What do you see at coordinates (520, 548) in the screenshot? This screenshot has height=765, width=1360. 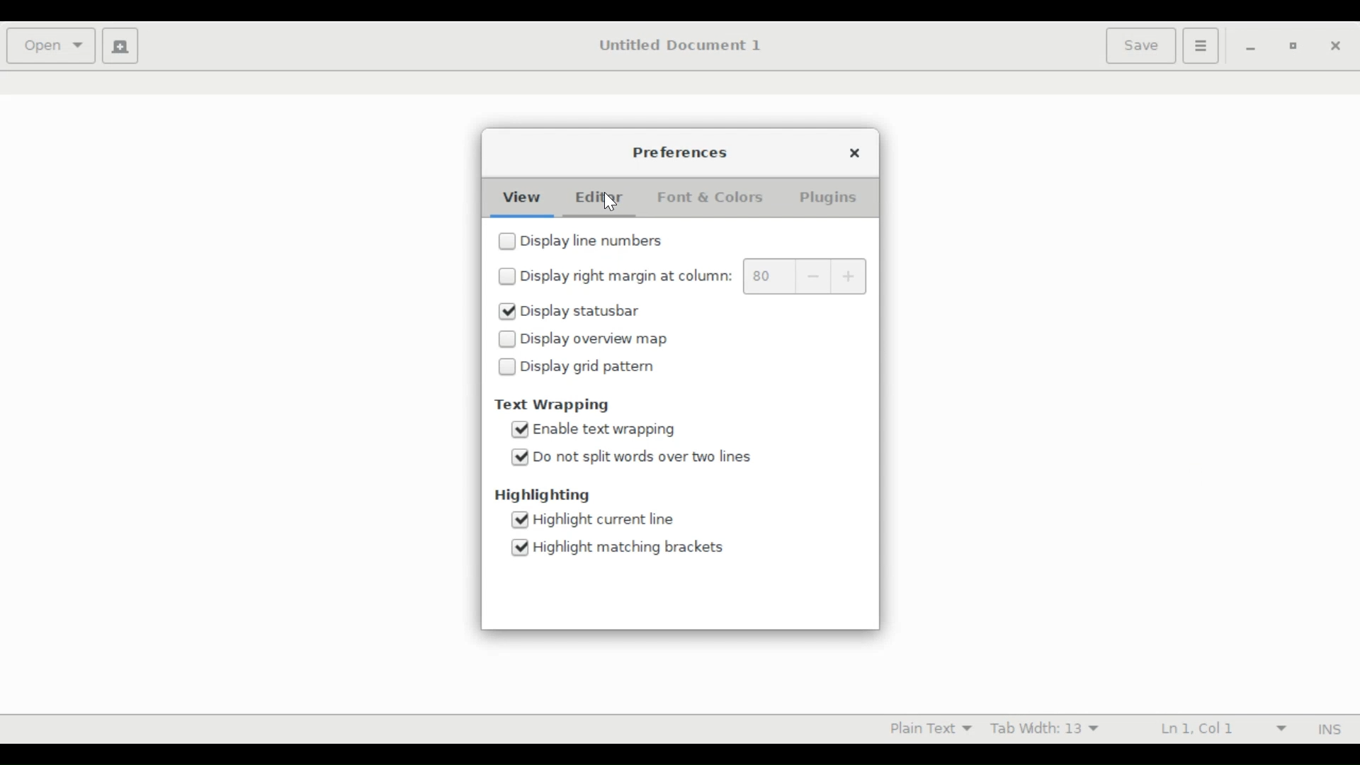 I see `Selected` at bounding box center [520, 548].